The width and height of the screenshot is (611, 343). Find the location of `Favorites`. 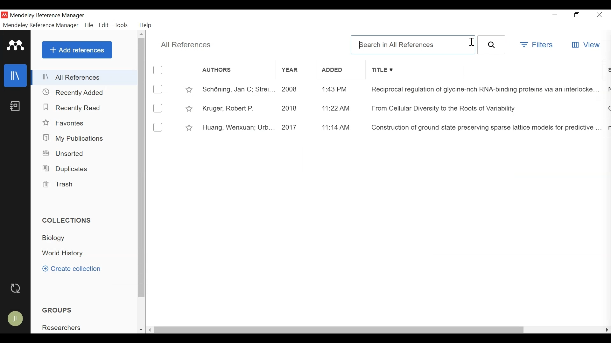

Favorites is located at coordinates (65, 123).